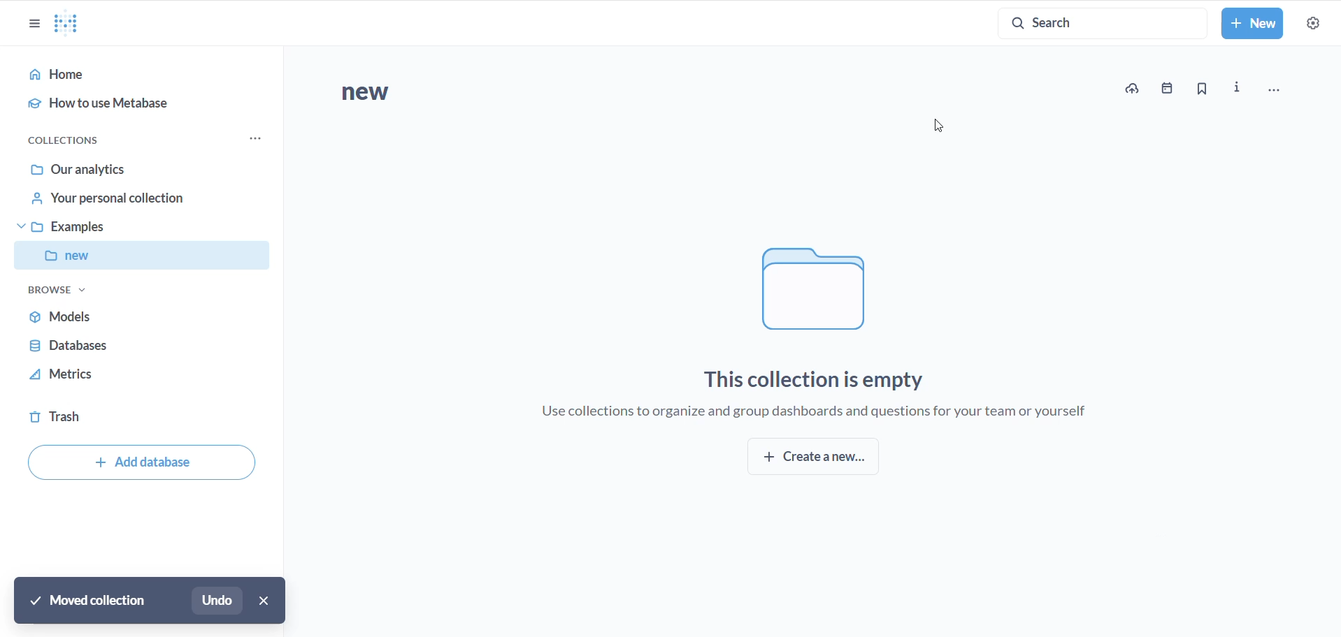 Image resolution: width=1341 pixels, height=637 pixels. Describe the element at coordinates (29, 24) in the screenshot. I see `close sidebar` at that location.